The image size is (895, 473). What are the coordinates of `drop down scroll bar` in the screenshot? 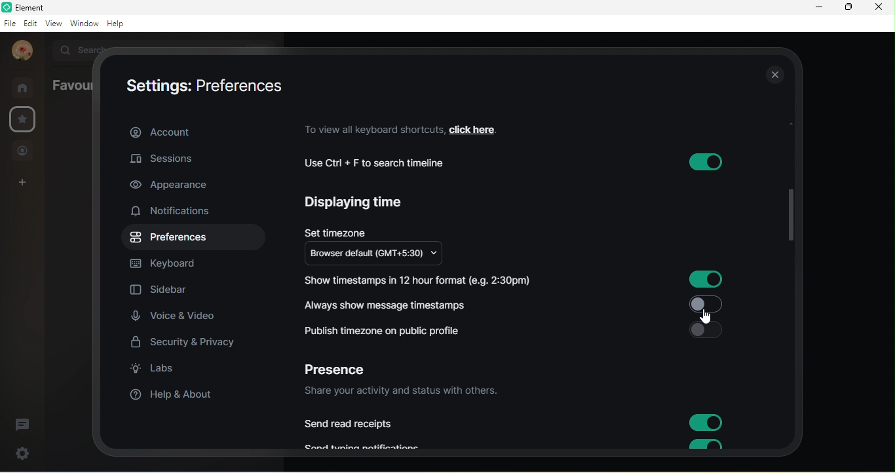 It's located at (788, 213).